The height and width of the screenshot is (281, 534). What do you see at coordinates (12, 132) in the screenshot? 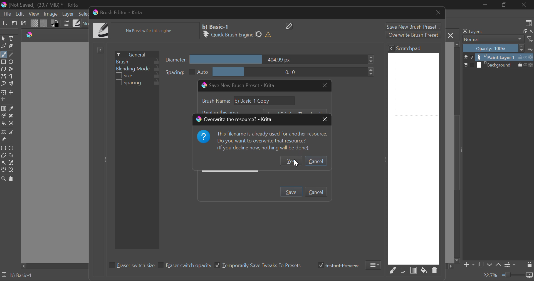
I see `Measurement` at bounding box center [12, 132].